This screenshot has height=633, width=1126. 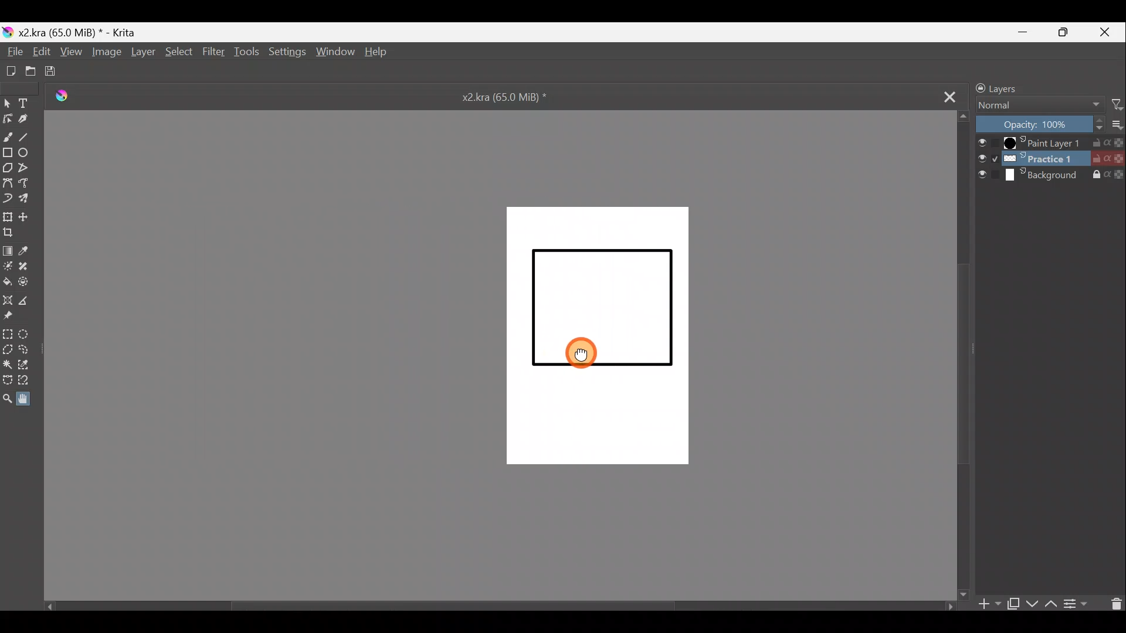 I want to click on Elliptical selection tool, so click(x=27, y=335).